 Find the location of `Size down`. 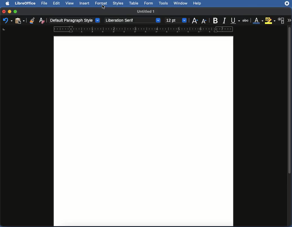

Size down is located at coordinates (204, 21).